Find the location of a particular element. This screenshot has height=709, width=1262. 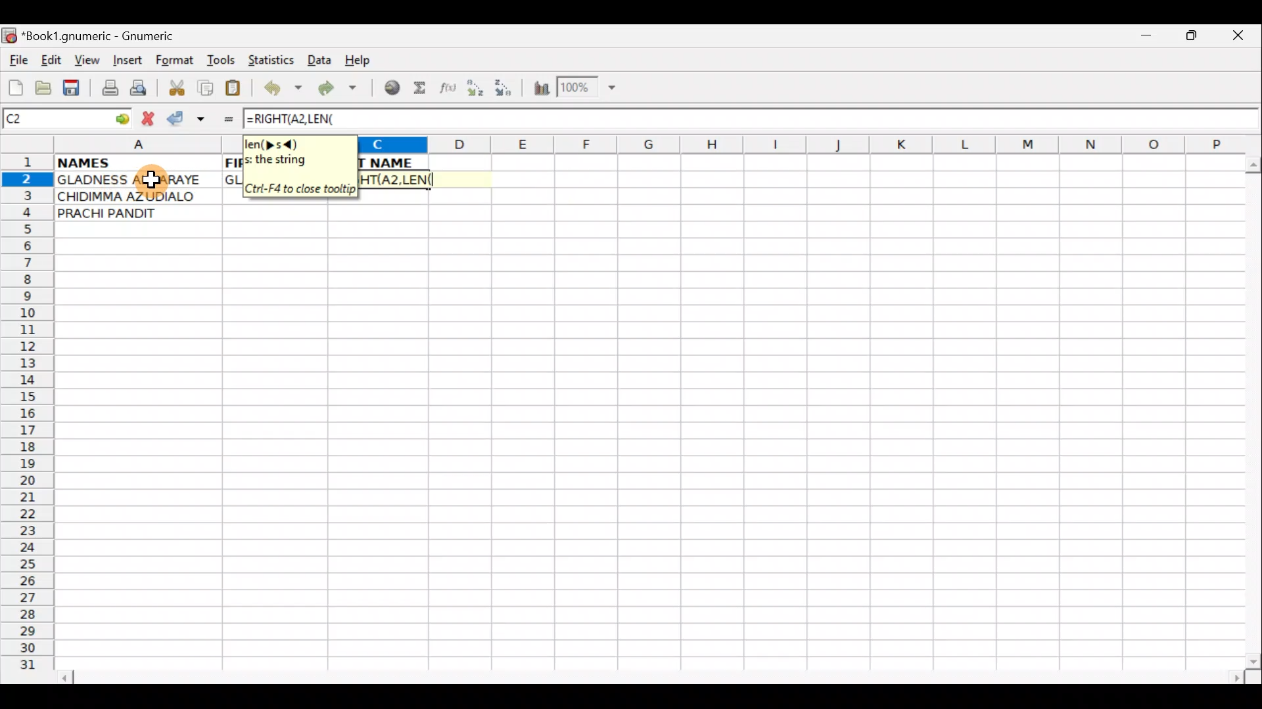

Formula bar is located at coordinates (805, 119).